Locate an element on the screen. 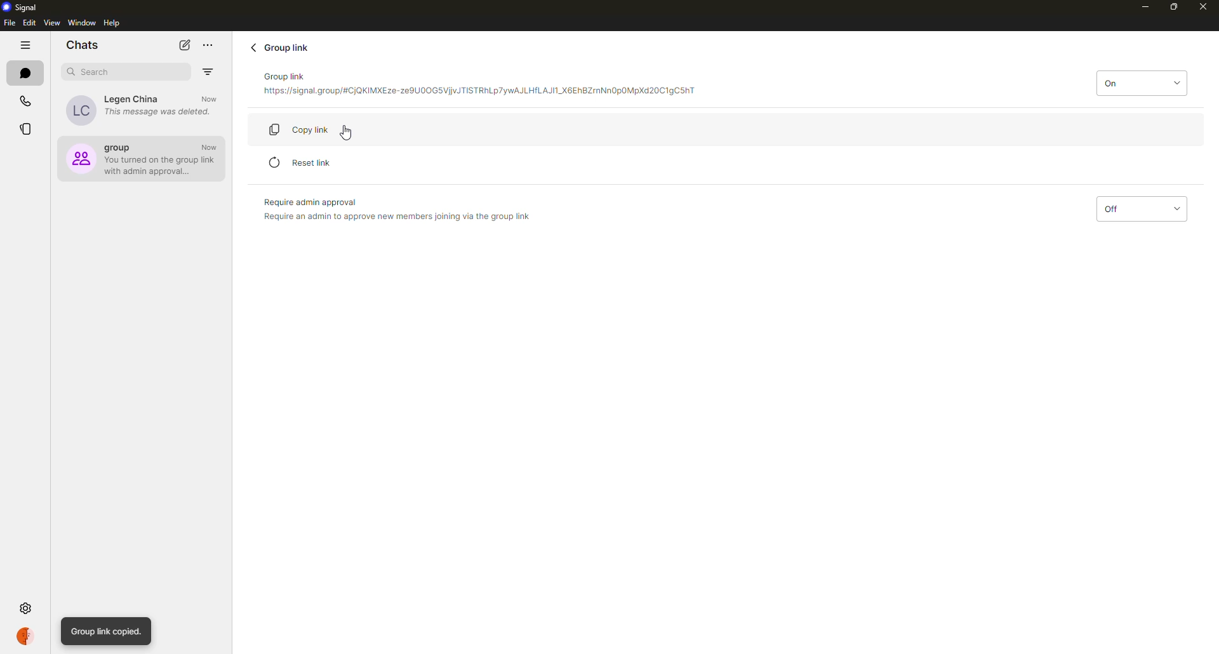 This screenshot has width=1219, height=654. off is located at coordinates (1140, 210).